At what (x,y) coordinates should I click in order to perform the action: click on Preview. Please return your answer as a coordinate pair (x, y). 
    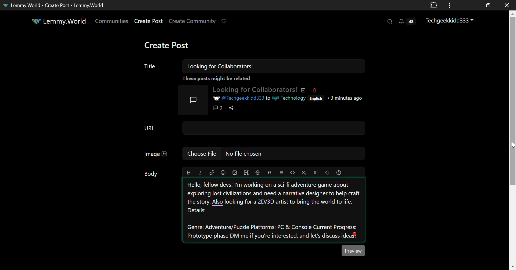
    Looking at the image, I should click on (353, 251).